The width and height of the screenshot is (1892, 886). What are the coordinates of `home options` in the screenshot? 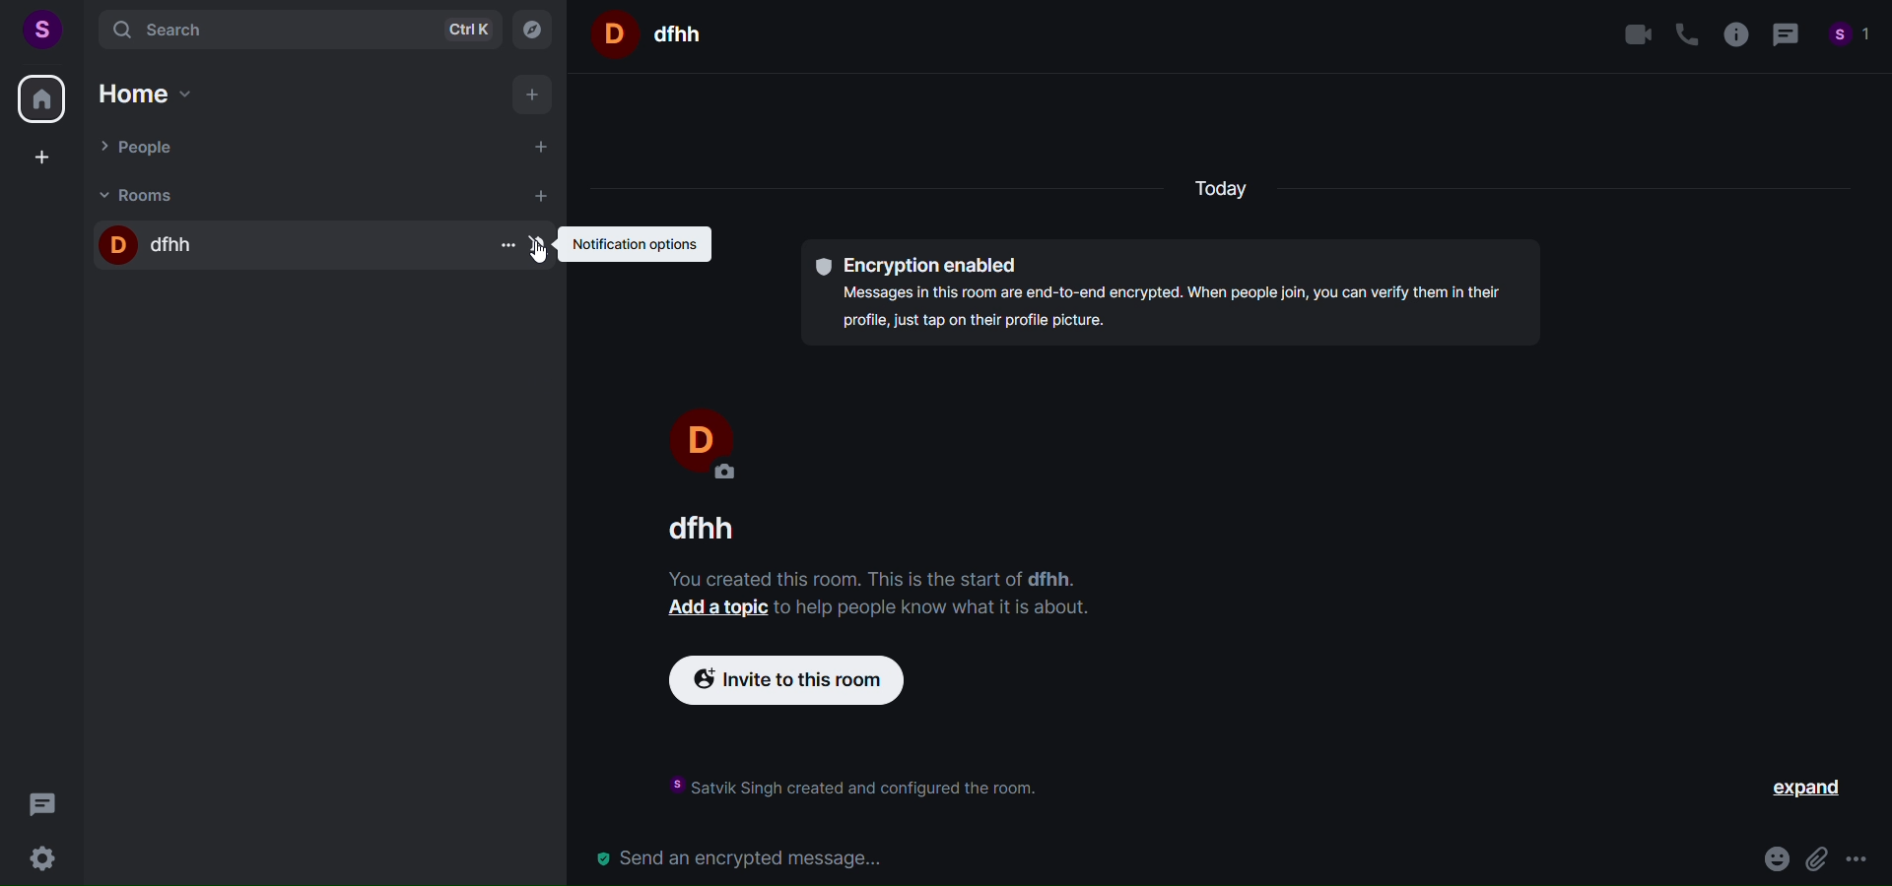 It's located at (160, 94).